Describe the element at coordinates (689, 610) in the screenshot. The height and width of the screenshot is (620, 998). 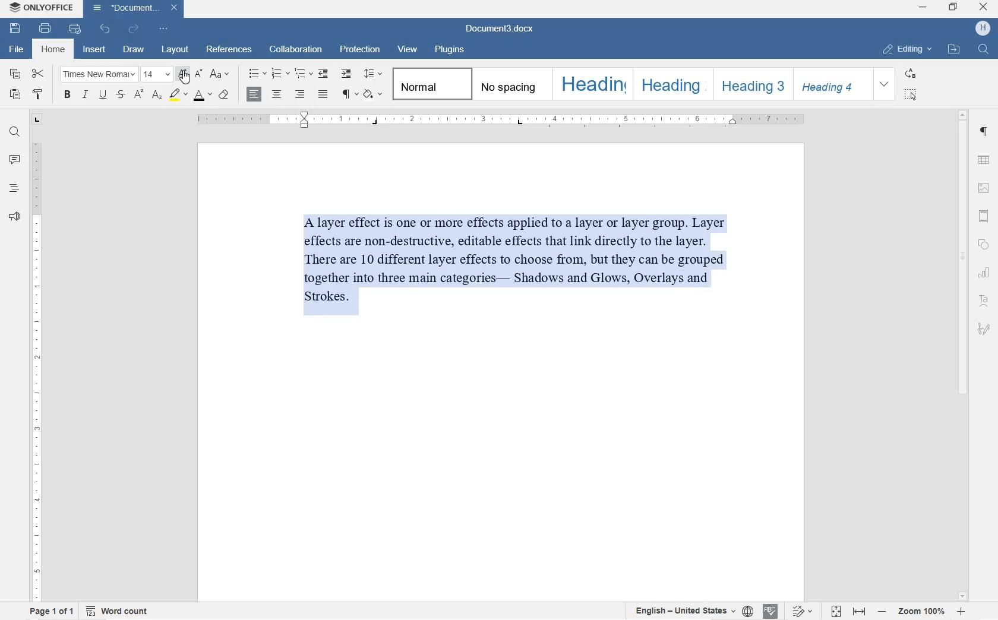
I see `set text or document language` at that location.